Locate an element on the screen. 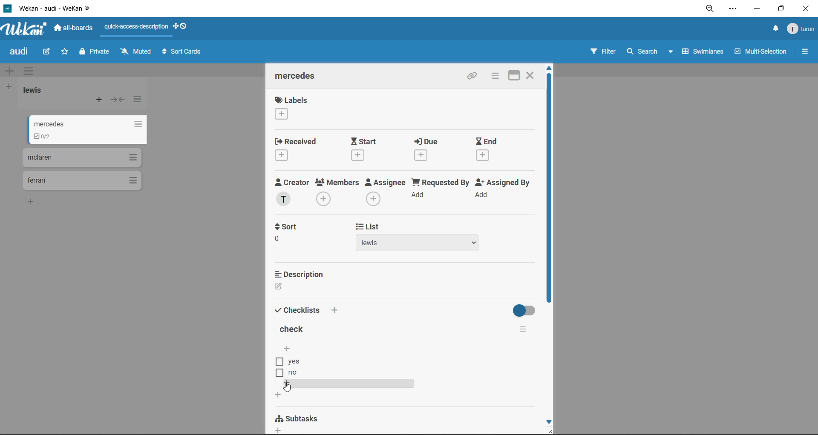 Image resolution: width=818 pixels, height=435 pixels. Add Due Time is located at coordinates (423, 155).